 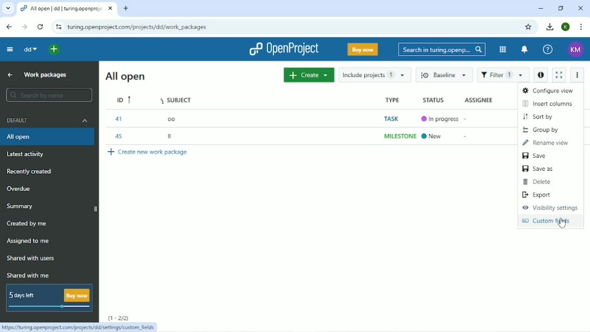 What do you see at coordinates (538, 195) in the screenshot?
I see `Export` at bounding box center [538, 195].